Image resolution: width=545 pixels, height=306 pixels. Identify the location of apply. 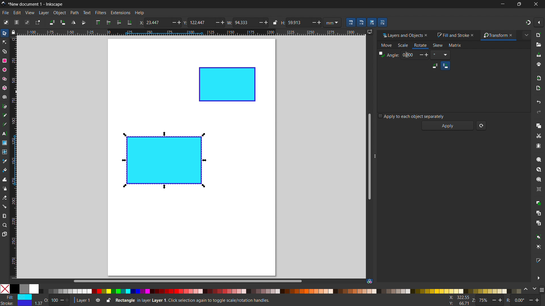
(448, 126).